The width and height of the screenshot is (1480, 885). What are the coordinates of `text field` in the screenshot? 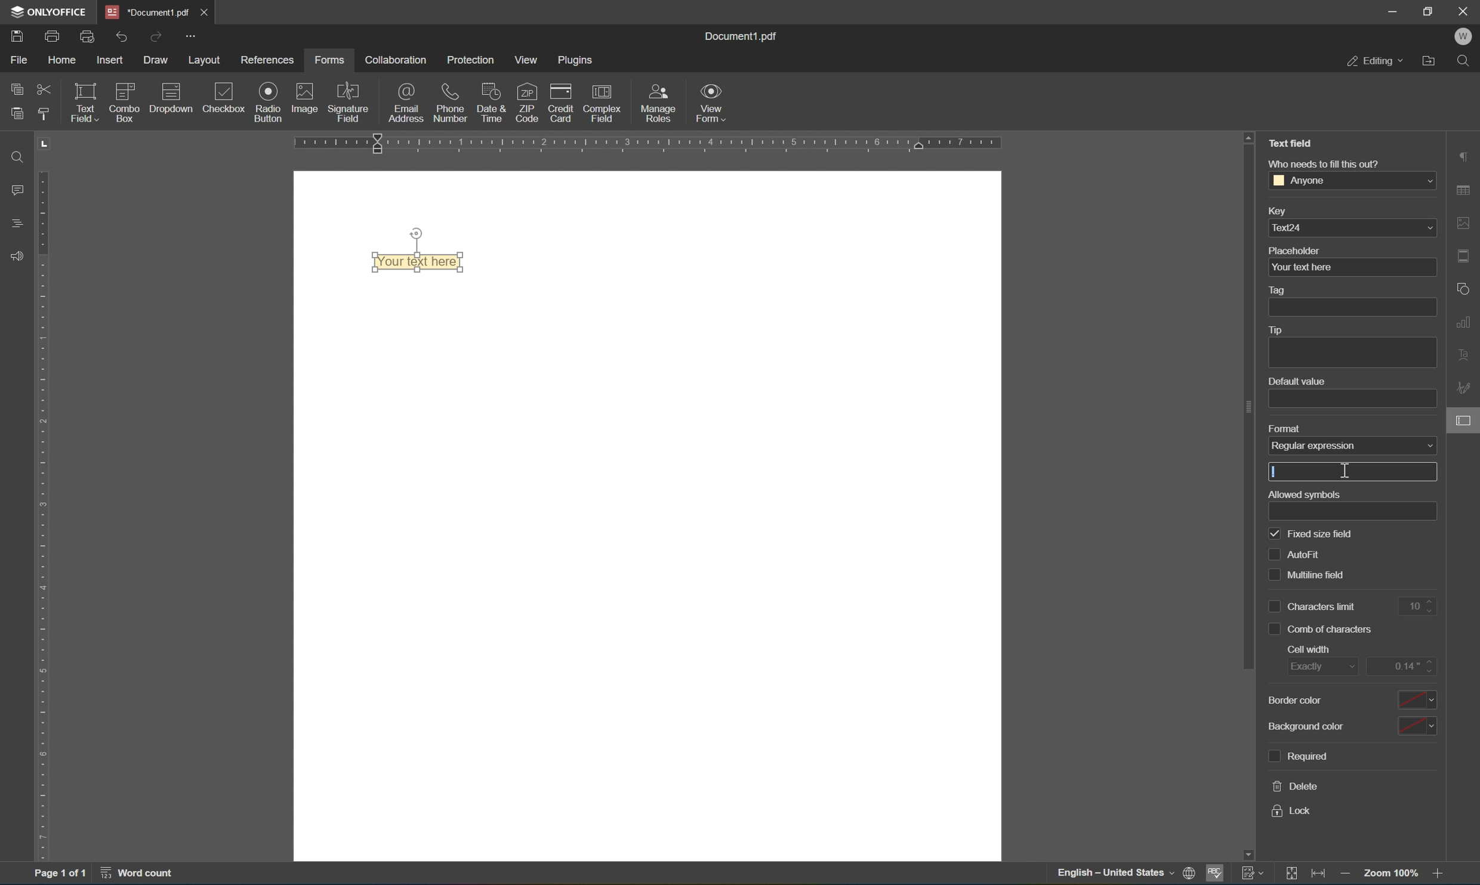 It's located at (1294, 142).